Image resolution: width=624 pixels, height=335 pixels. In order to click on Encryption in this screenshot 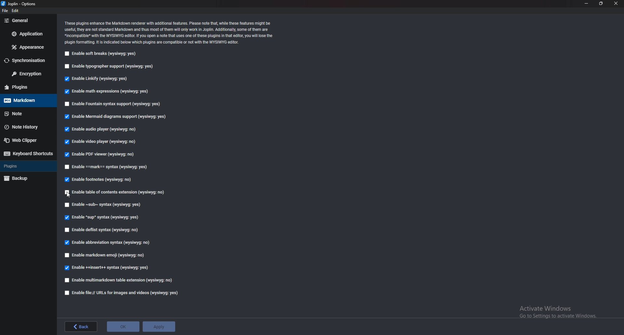, I will do `click(27, 74)`.